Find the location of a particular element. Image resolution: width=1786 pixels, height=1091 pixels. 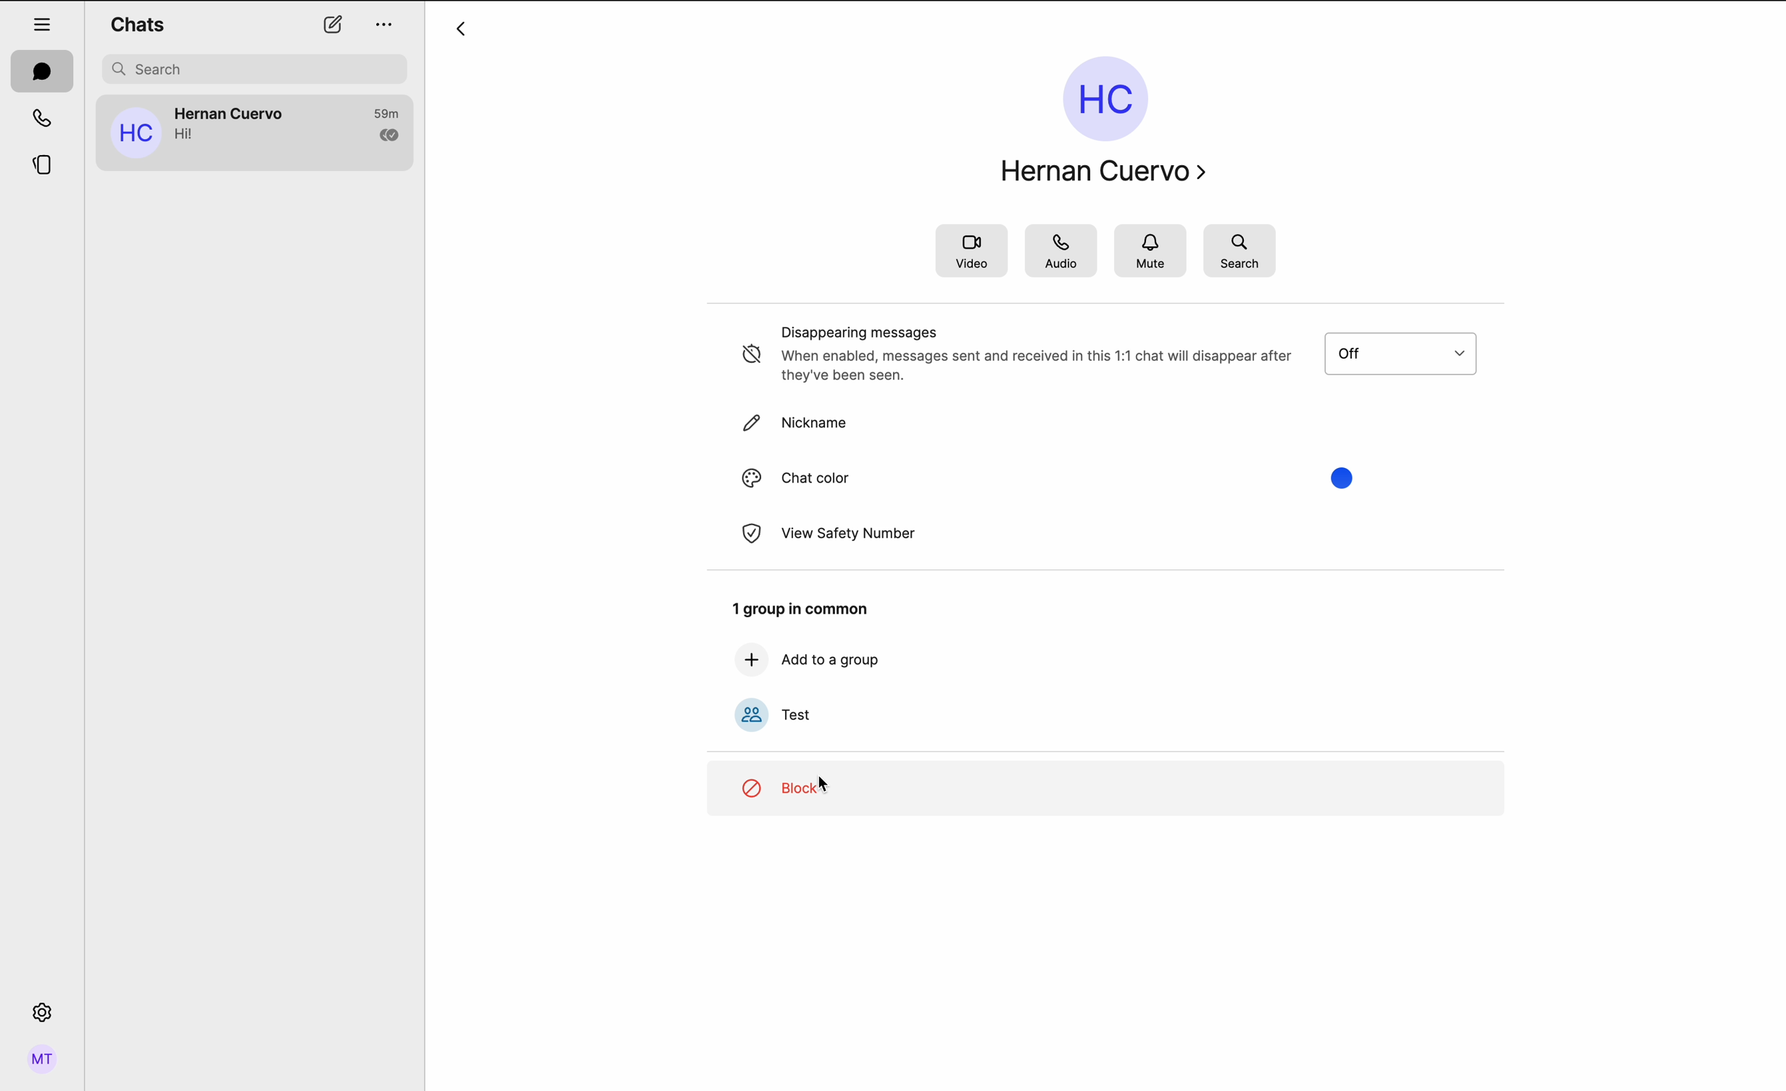

arrow is located at coordinates (463, 30).